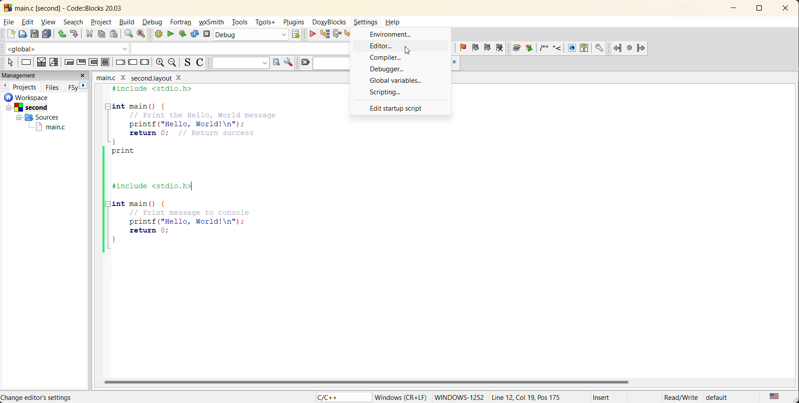 The width and height of the screenshot is (799, 403). What do you see at coordinates (387, 69) in the screenshot?
I see `debugger` at bounding box center [387, 69].